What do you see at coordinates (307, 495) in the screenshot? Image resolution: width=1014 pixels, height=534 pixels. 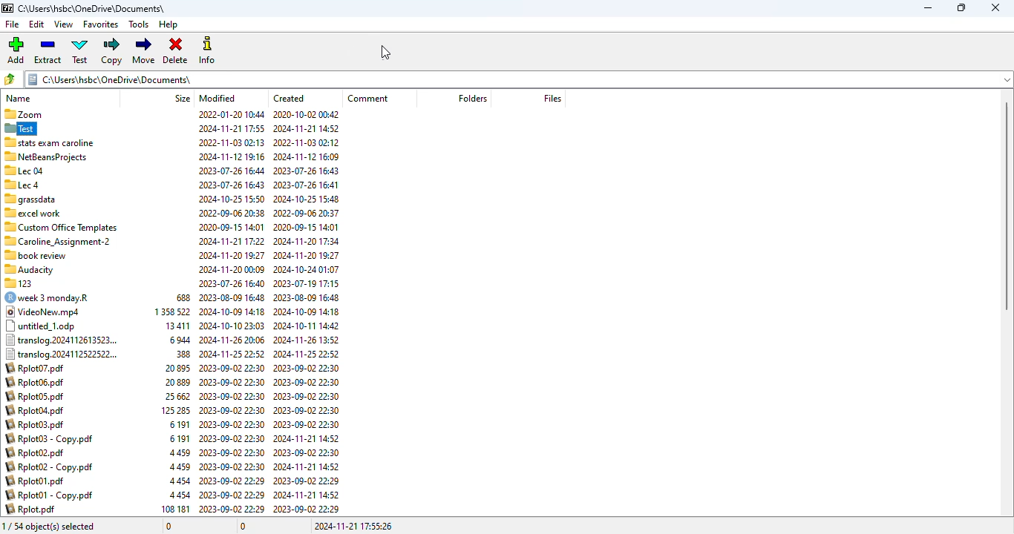 I see `2024-11-21 14:52` at bounding box center [307, 495].